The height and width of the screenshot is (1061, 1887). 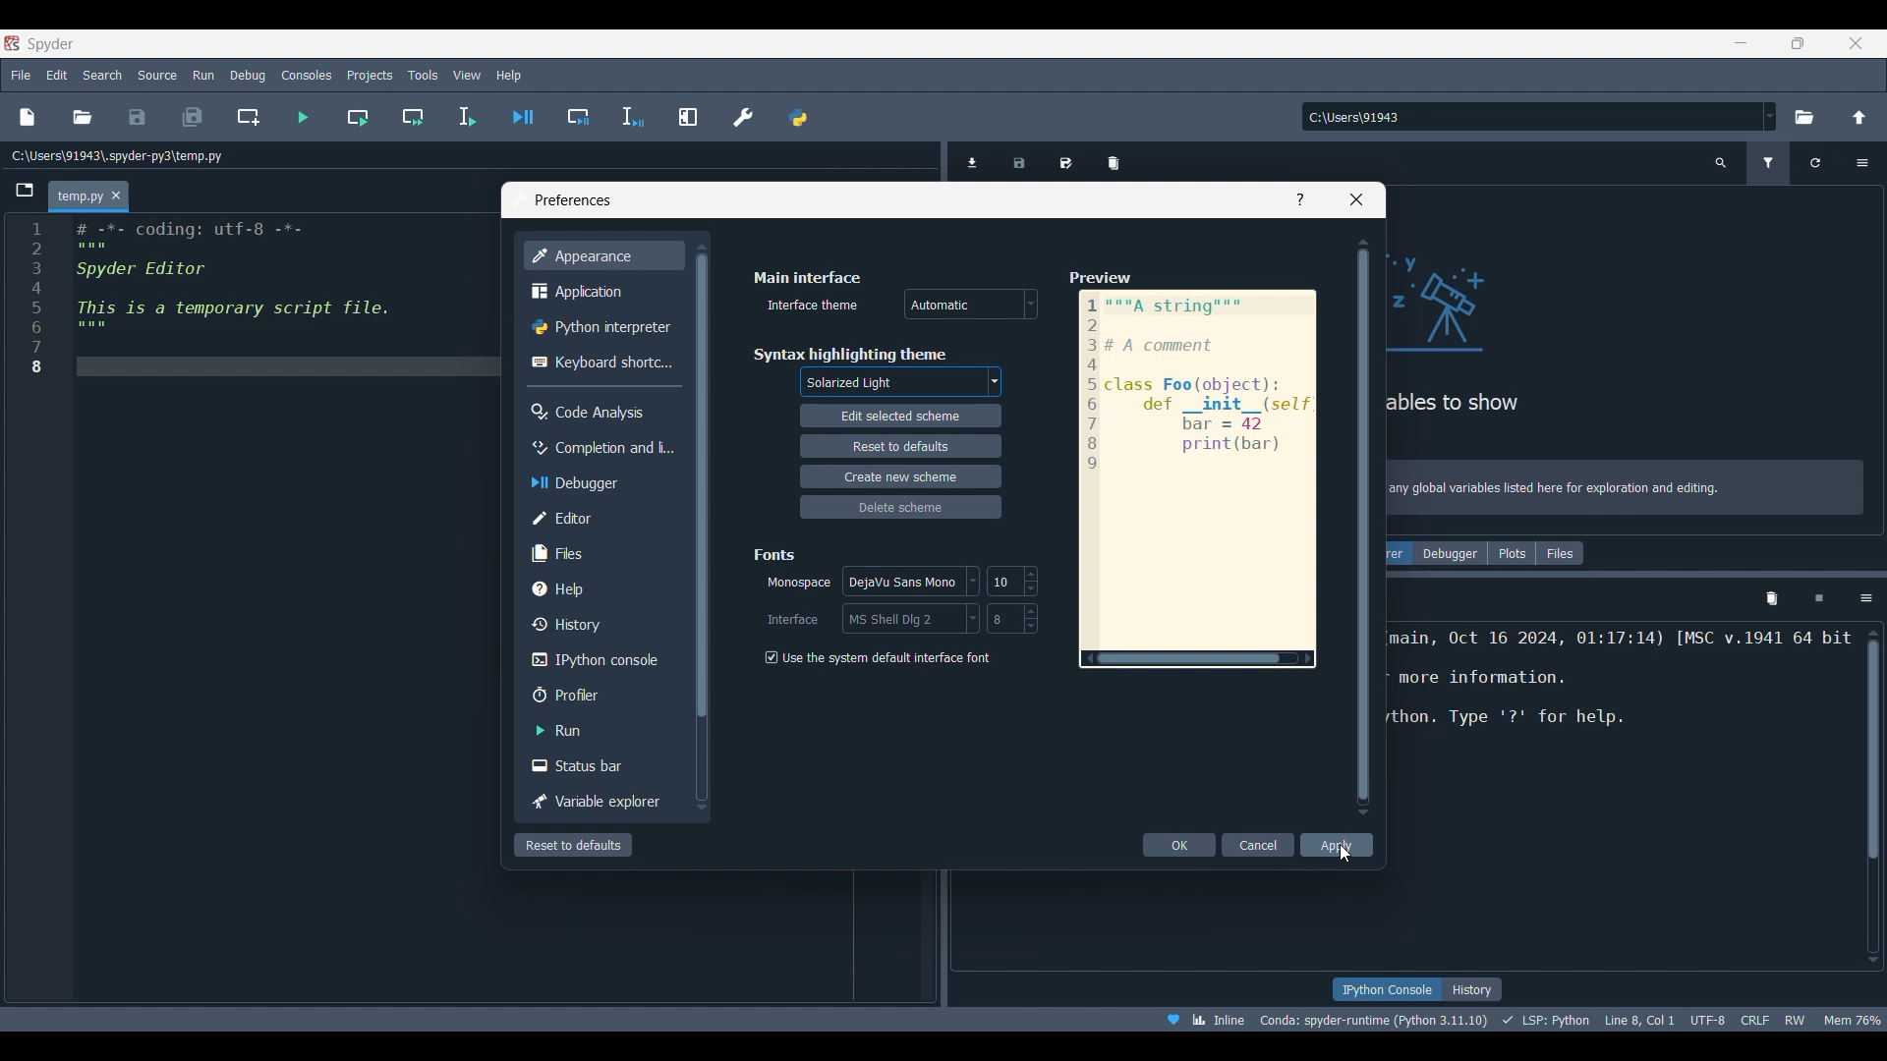 I want to click on File menu, so click(x=22, y=76).